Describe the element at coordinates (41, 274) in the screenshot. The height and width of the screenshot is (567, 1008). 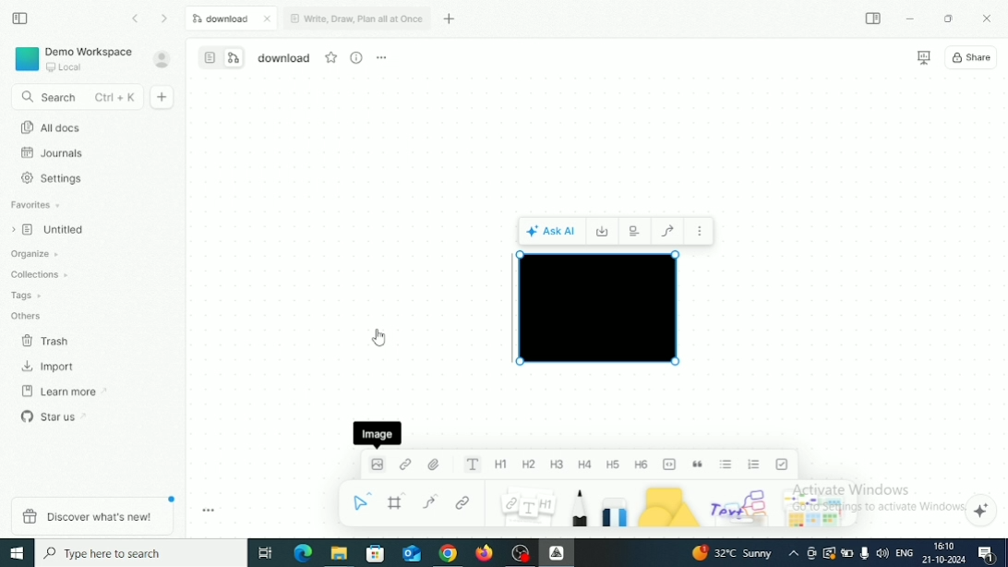
I see `Collections` at that location.